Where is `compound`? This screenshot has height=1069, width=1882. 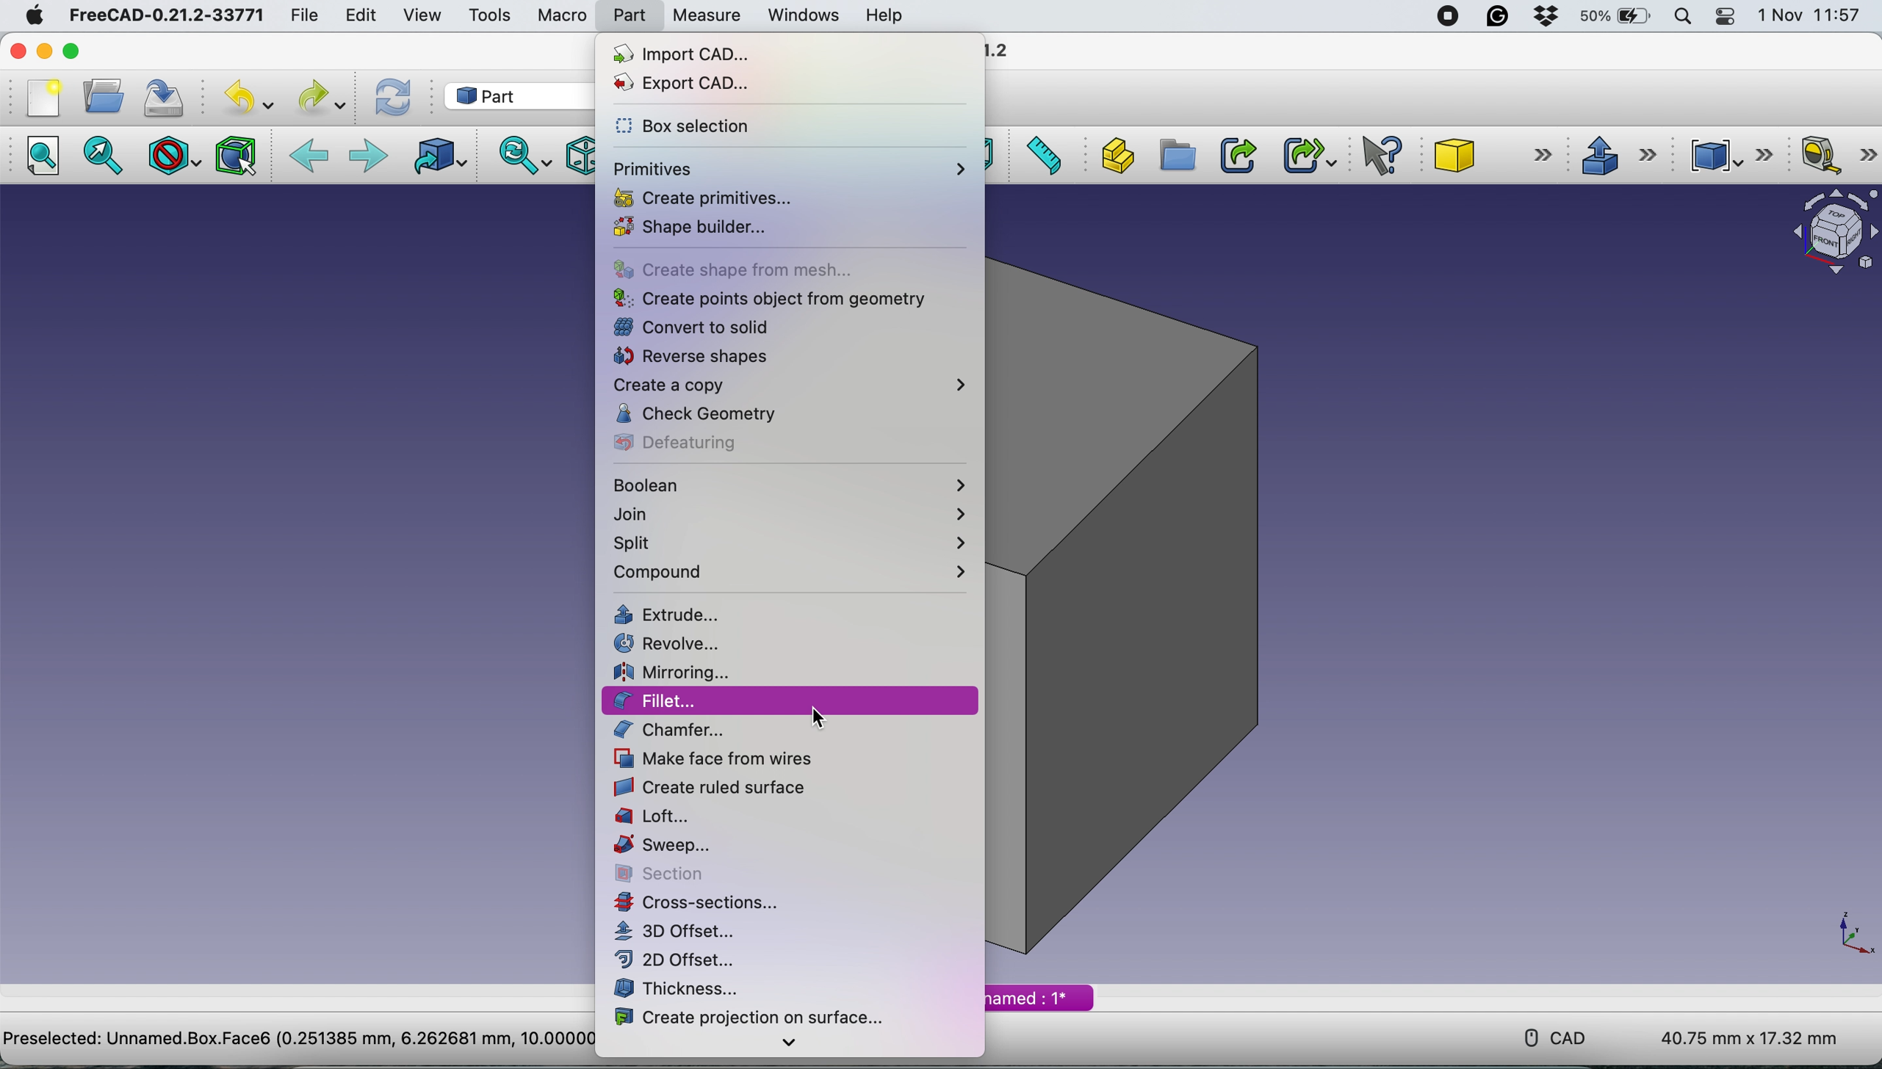
compound is located at coordinates (794, 572).